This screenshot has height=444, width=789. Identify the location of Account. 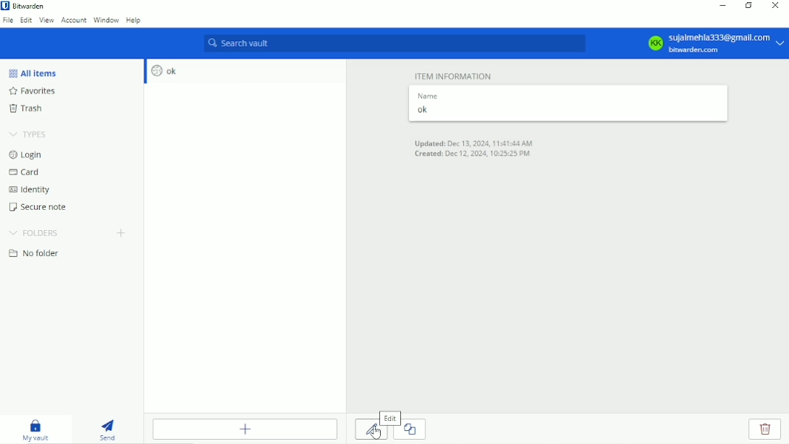
(712, 42).